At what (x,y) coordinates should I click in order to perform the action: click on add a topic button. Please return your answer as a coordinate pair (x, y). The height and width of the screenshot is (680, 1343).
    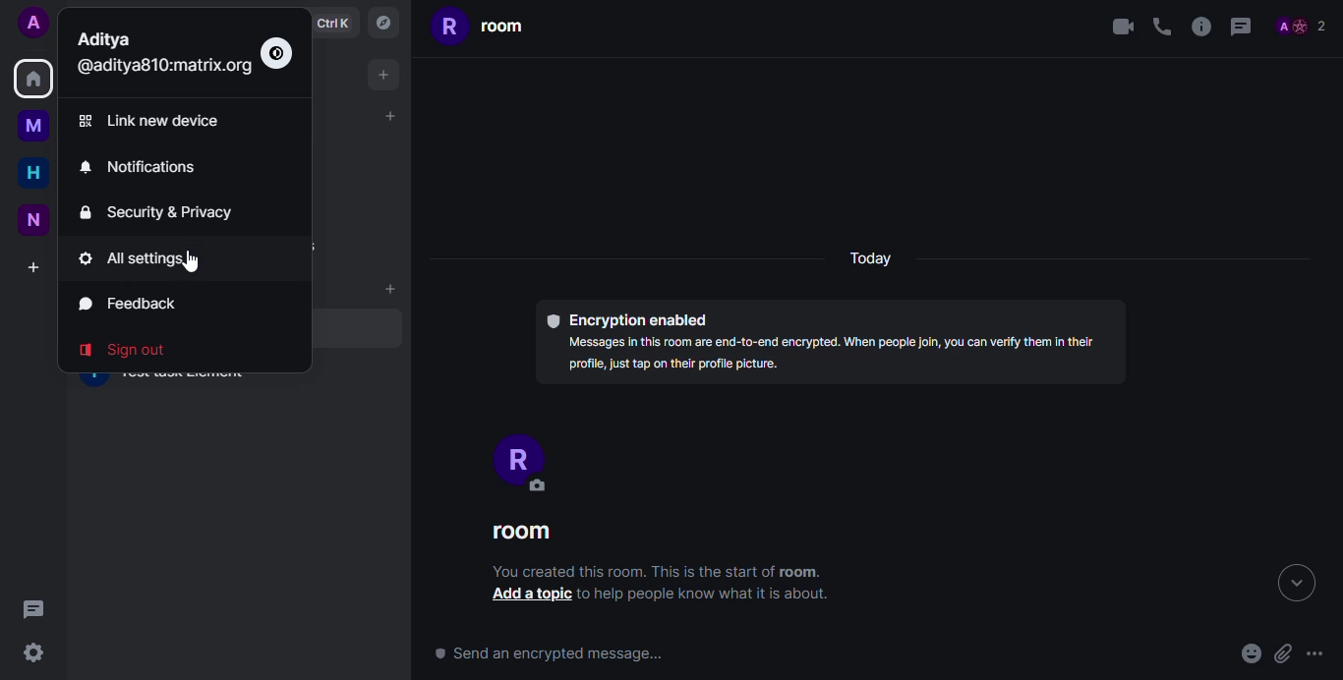
    Looking at the image, I should click on (529, 595).